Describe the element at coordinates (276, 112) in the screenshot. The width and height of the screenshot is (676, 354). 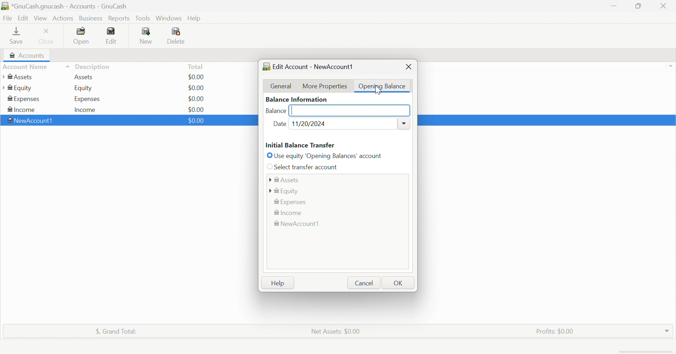
I see `Balance` at that location.